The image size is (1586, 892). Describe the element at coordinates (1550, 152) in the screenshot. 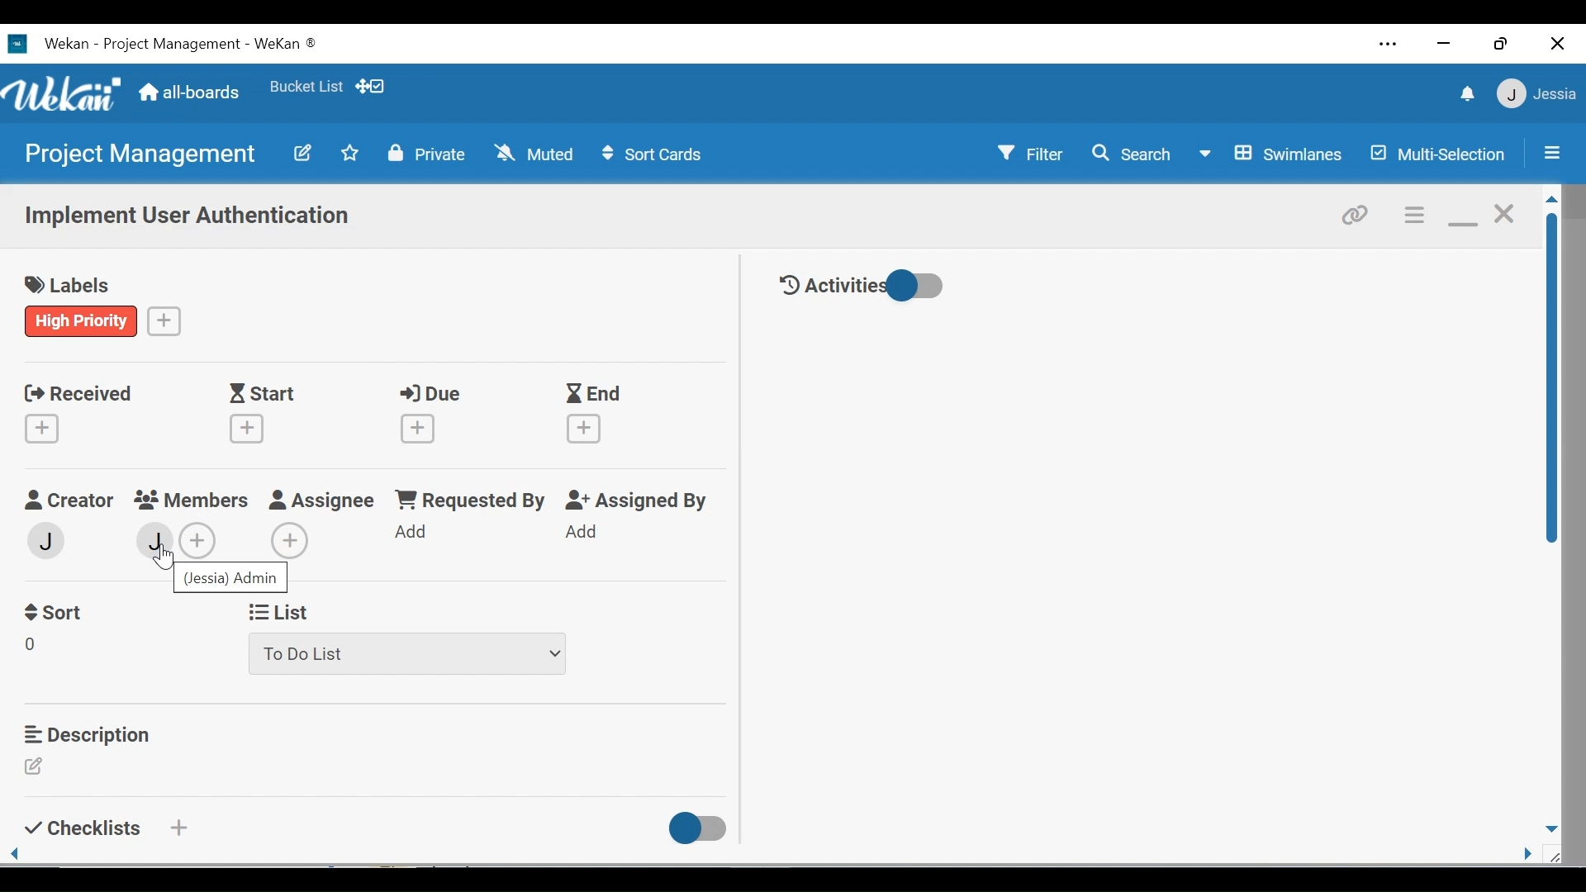

I see `open/close side pane` at that location.